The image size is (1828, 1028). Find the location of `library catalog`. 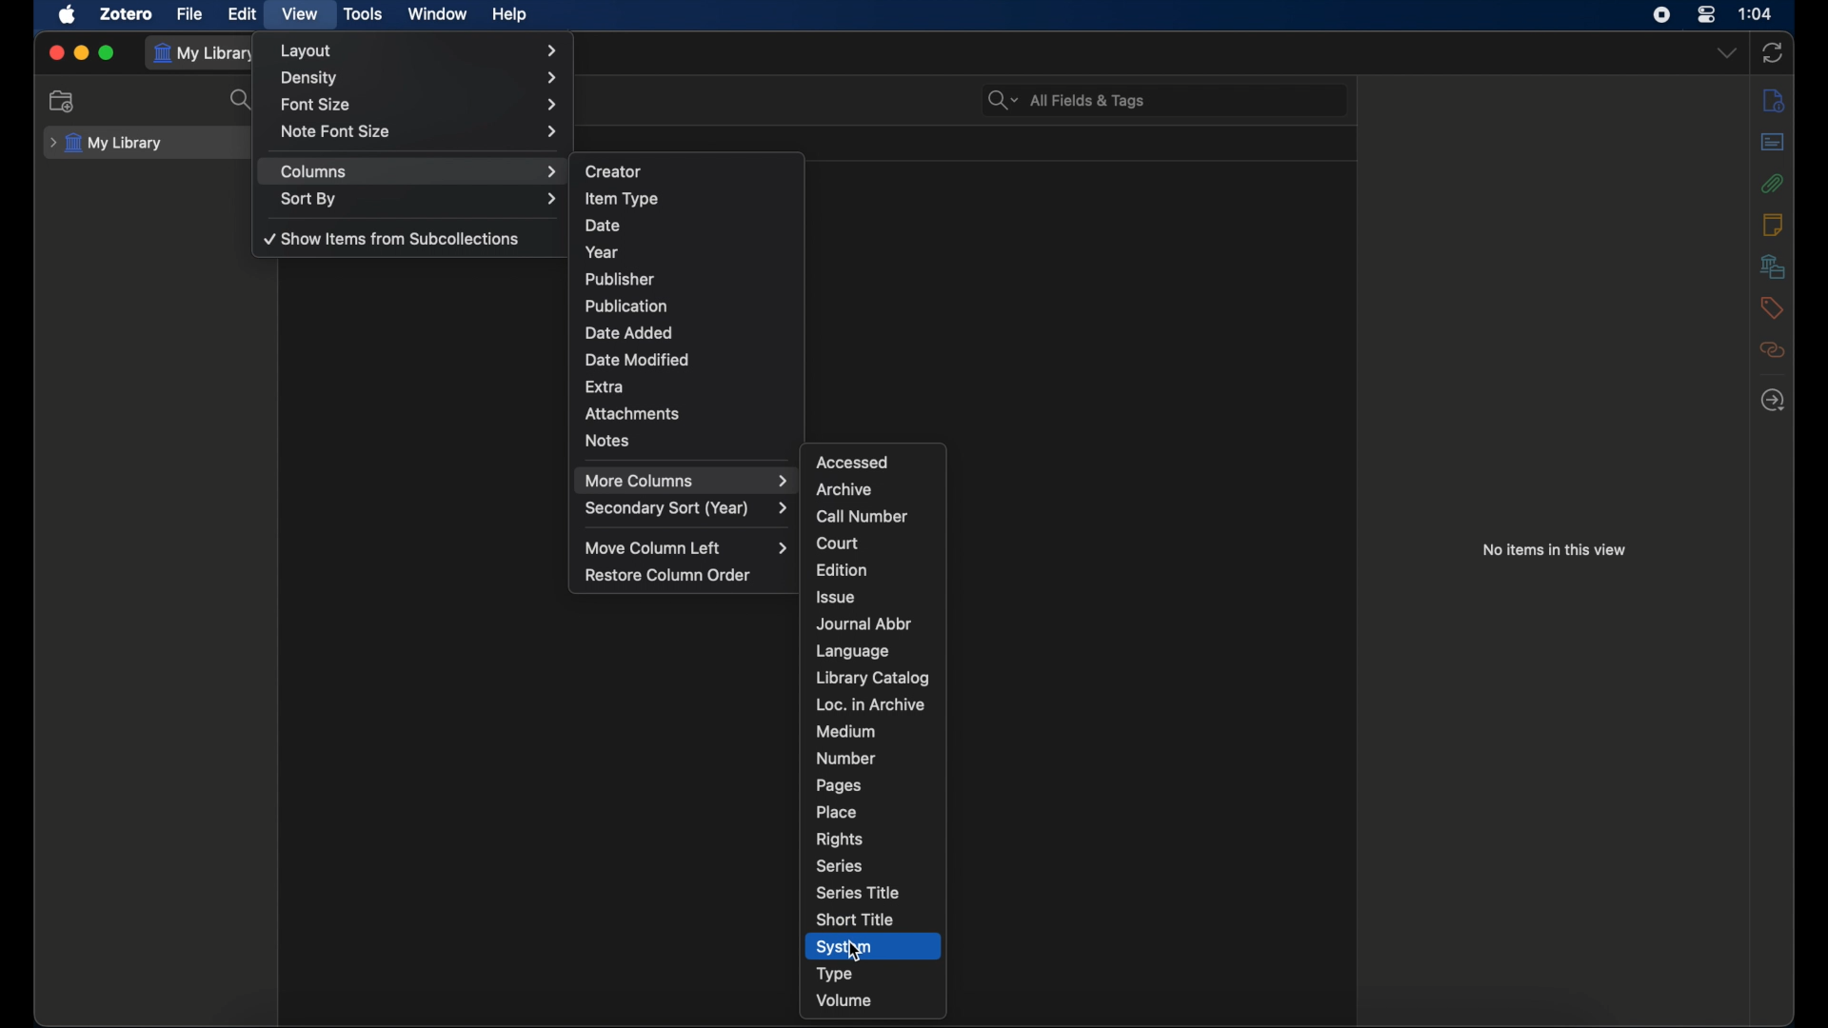

library catalog is located at coordinates (873, 678).